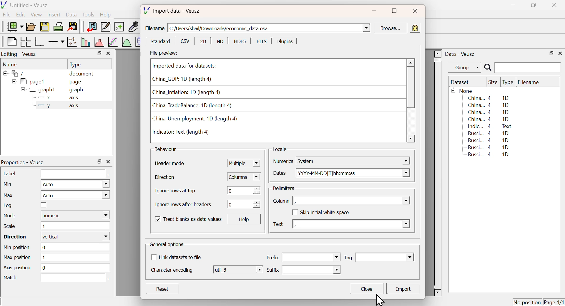 This screenshot has height=306, width=565. Describe the element at coordinates (490, 155) in the screenshot. I see `Russi... 4 1D` at that location.